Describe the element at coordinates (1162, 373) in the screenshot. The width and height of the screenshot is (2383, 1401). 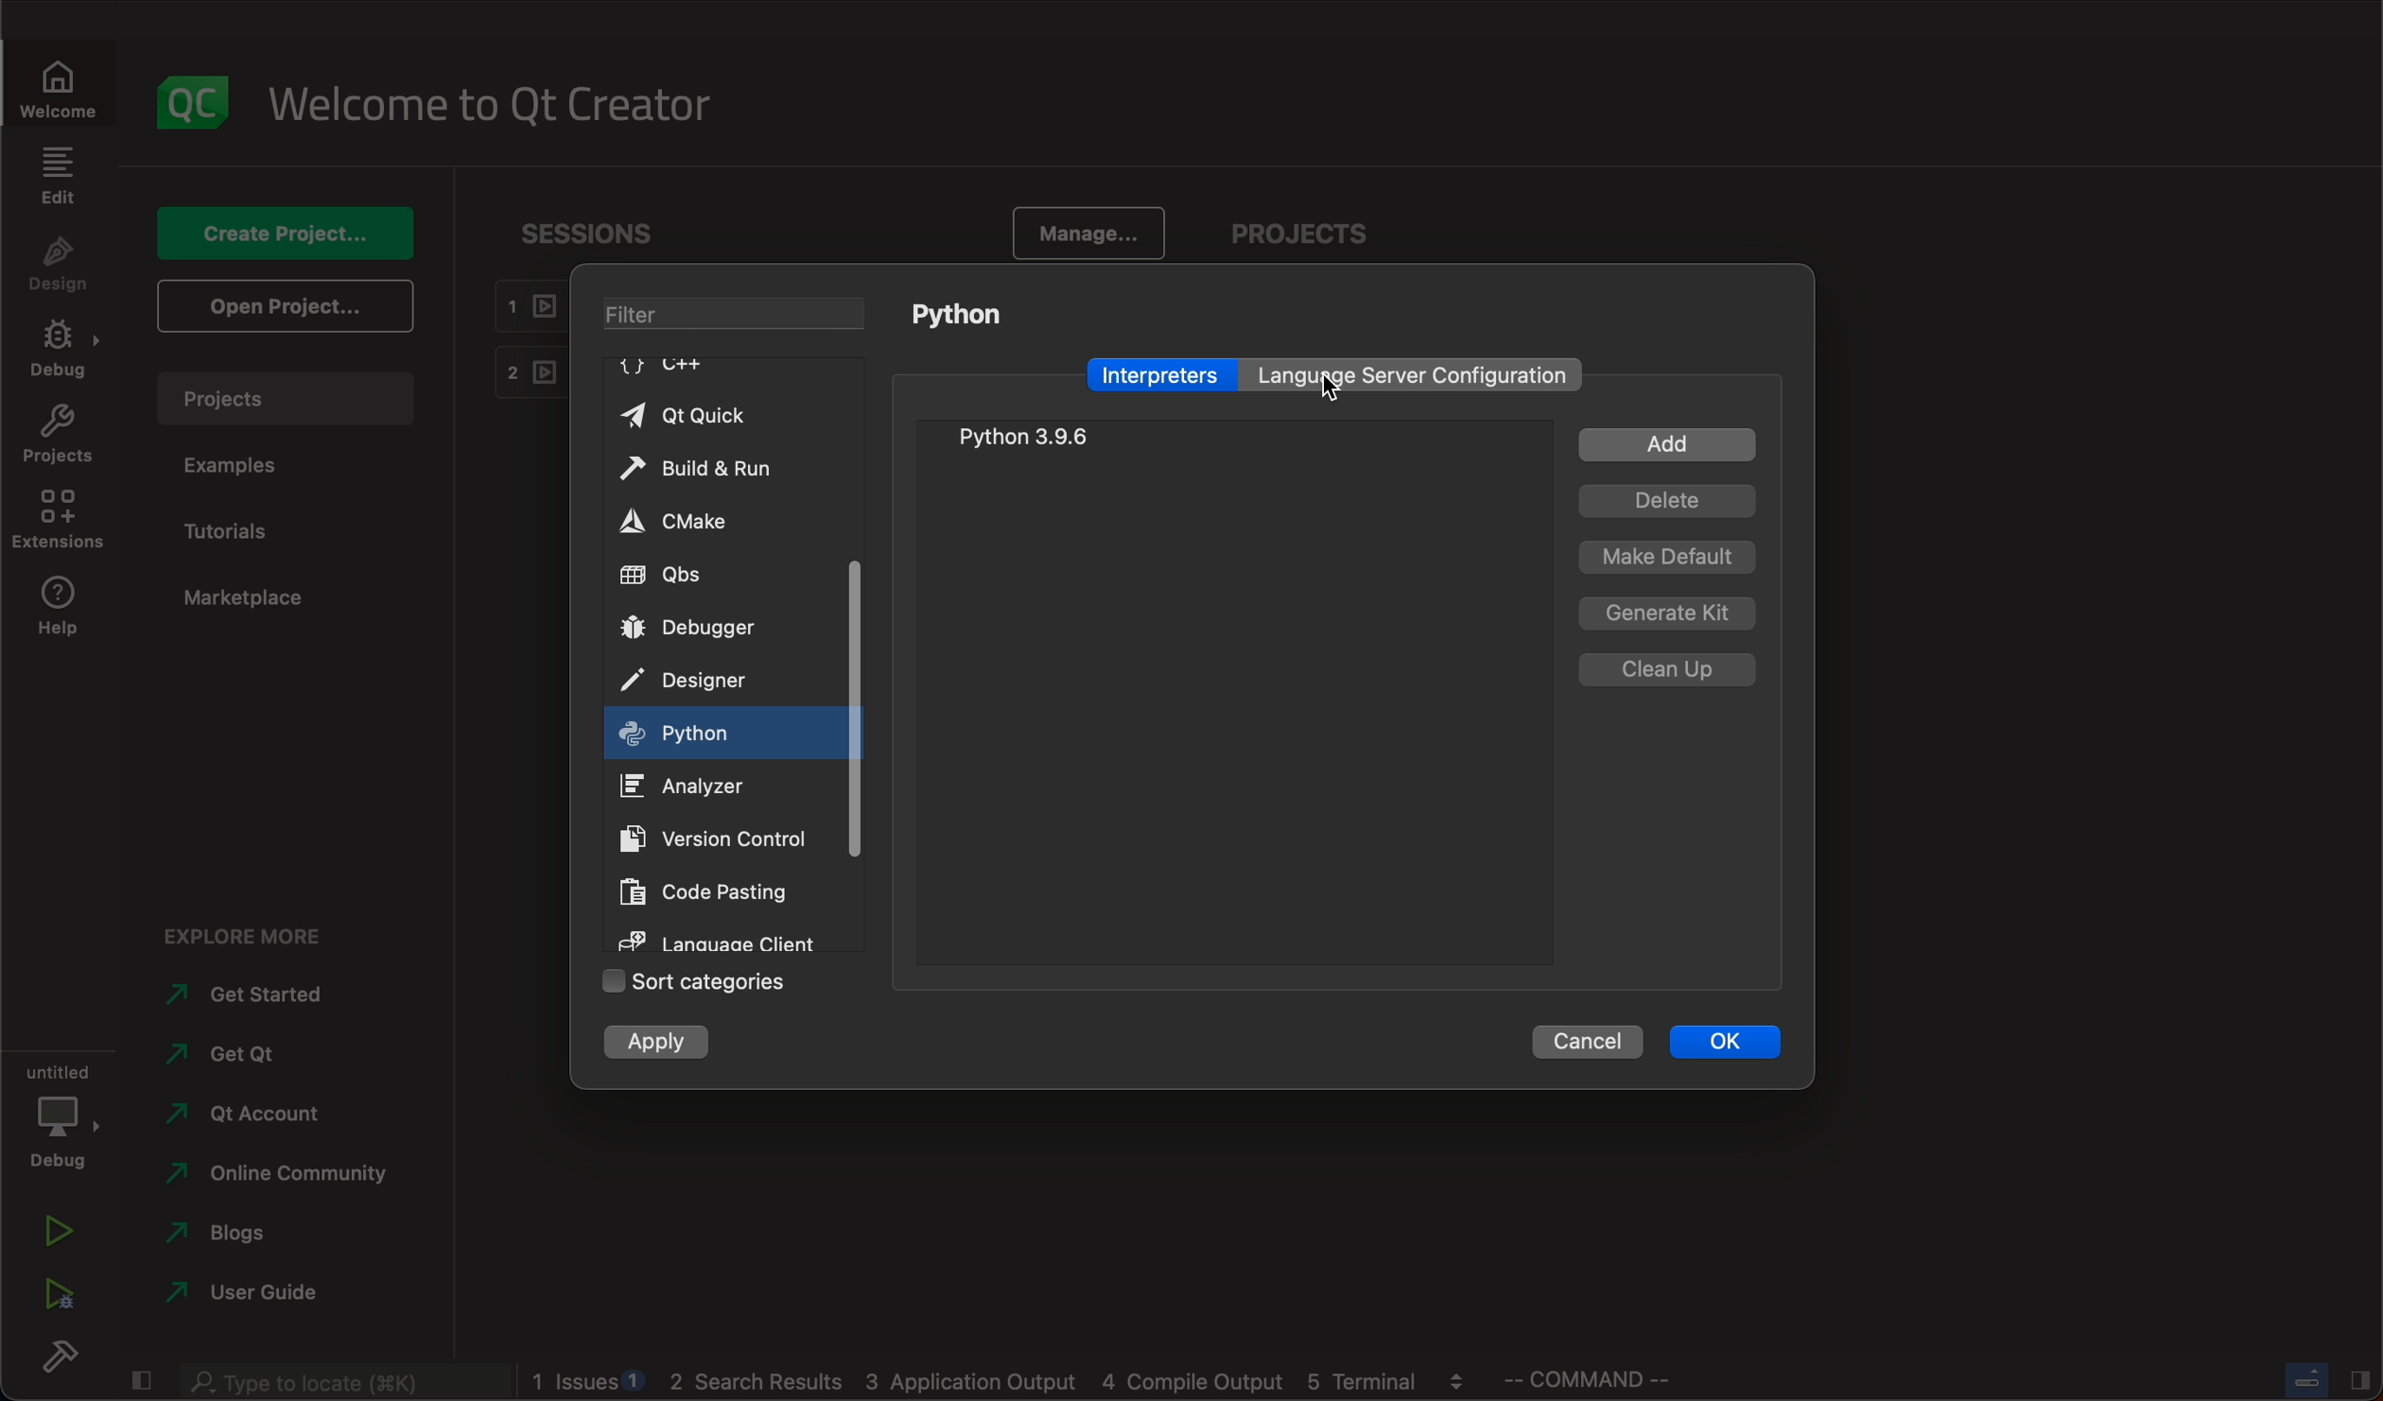
I see `interpreters` at that location.